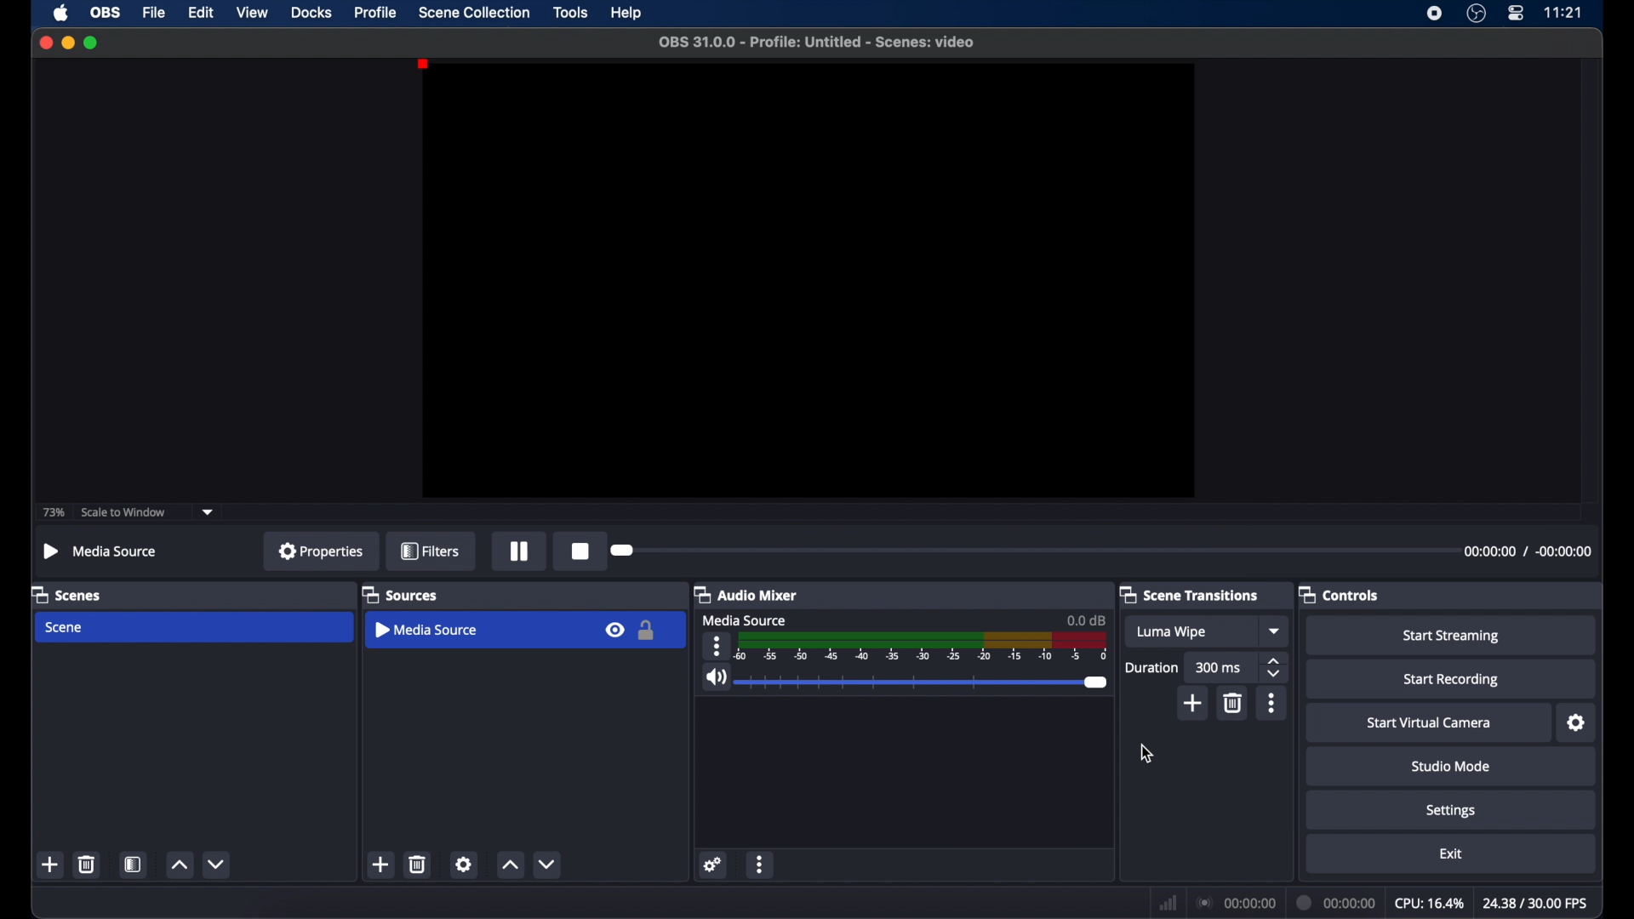  Describe the element at coordinates (251, 11) in the screenshot. I see `view` at that location.